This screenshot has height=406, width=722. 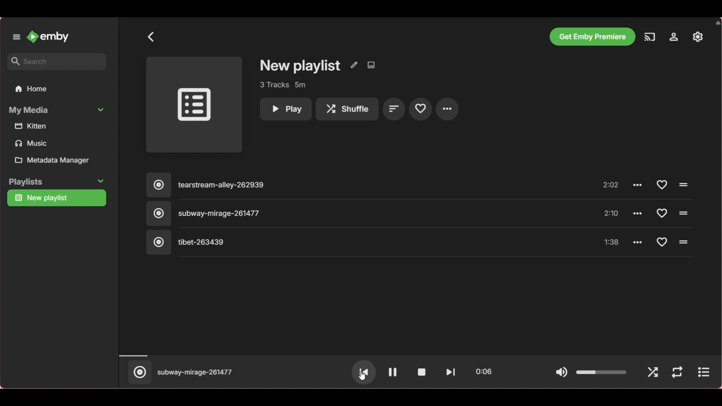 I want to click on cursor, so click(x=363, y=375).